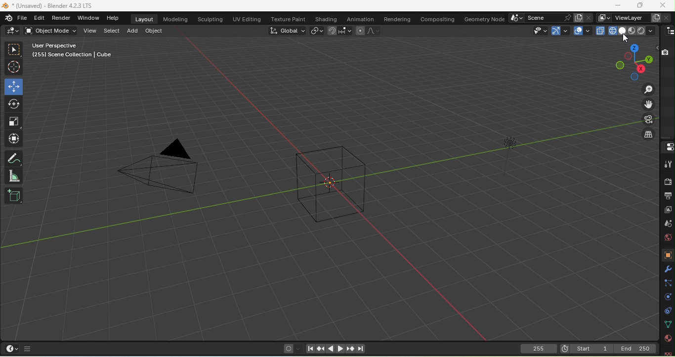  What do you see at coordinates (13, 176) in the screenshot?
I see `Measure` at bounding box center [13, 176].